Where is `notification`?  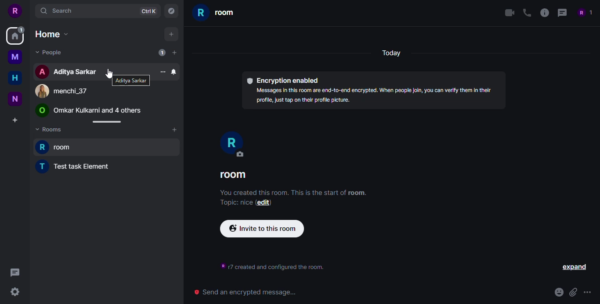
notification is located at coordinates (173, 71).